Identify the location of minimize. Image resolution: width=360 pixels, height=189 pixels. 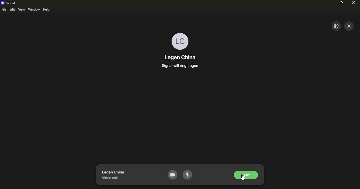
(328, 3).